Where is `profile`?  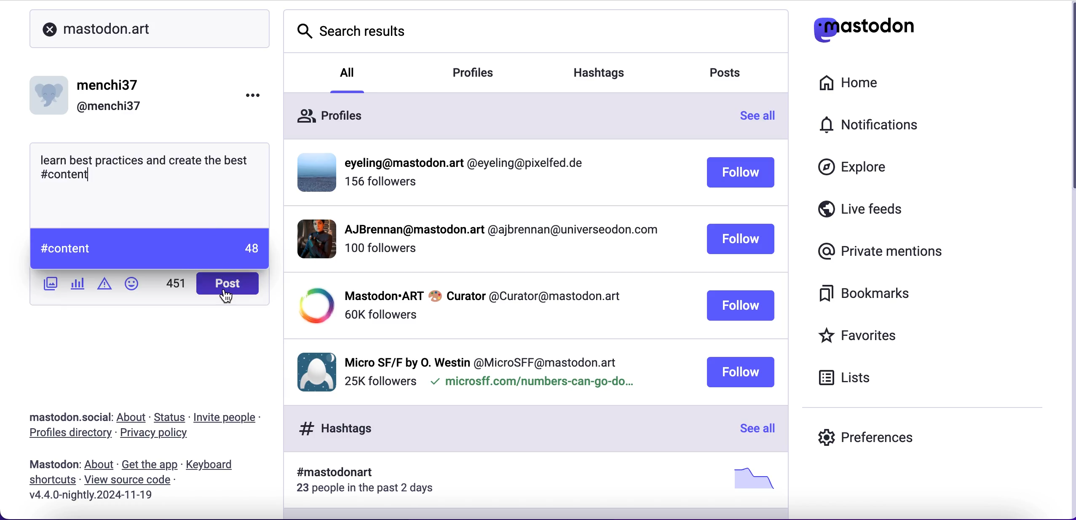 profile is located at coordinates (482, 295).